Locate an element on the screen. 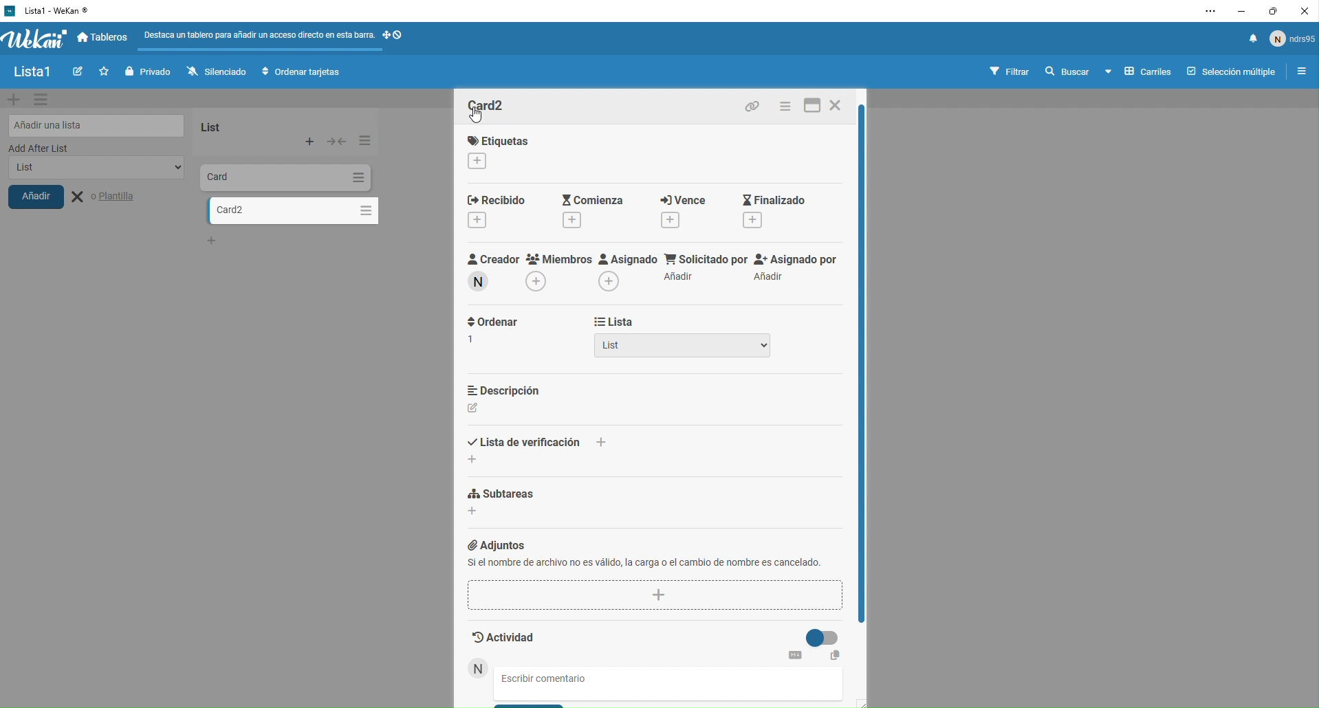 The width and height of the screenshot is (1319, 708). Comienza is located at coordinates (589, 212).